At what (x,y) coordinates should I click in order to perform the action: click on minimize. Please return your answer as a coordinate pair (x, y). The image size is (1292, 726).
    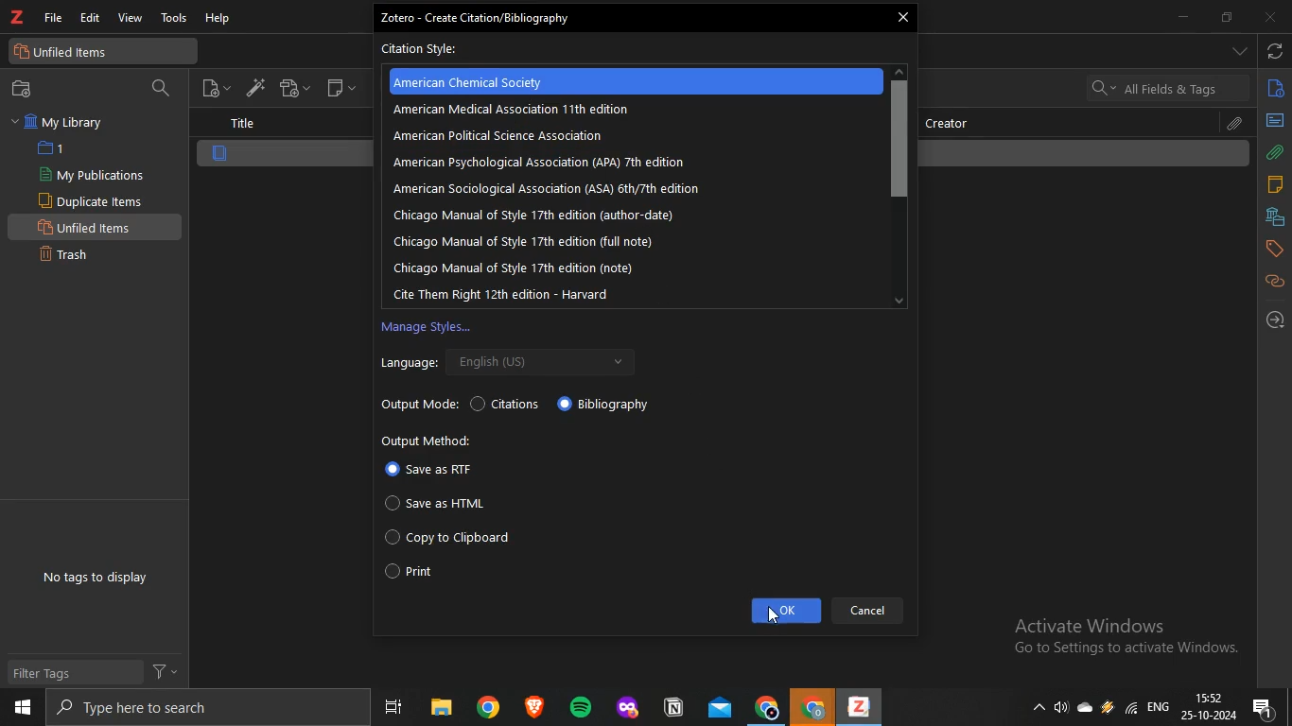
    Looking at the image, I should click on (1187, 18).